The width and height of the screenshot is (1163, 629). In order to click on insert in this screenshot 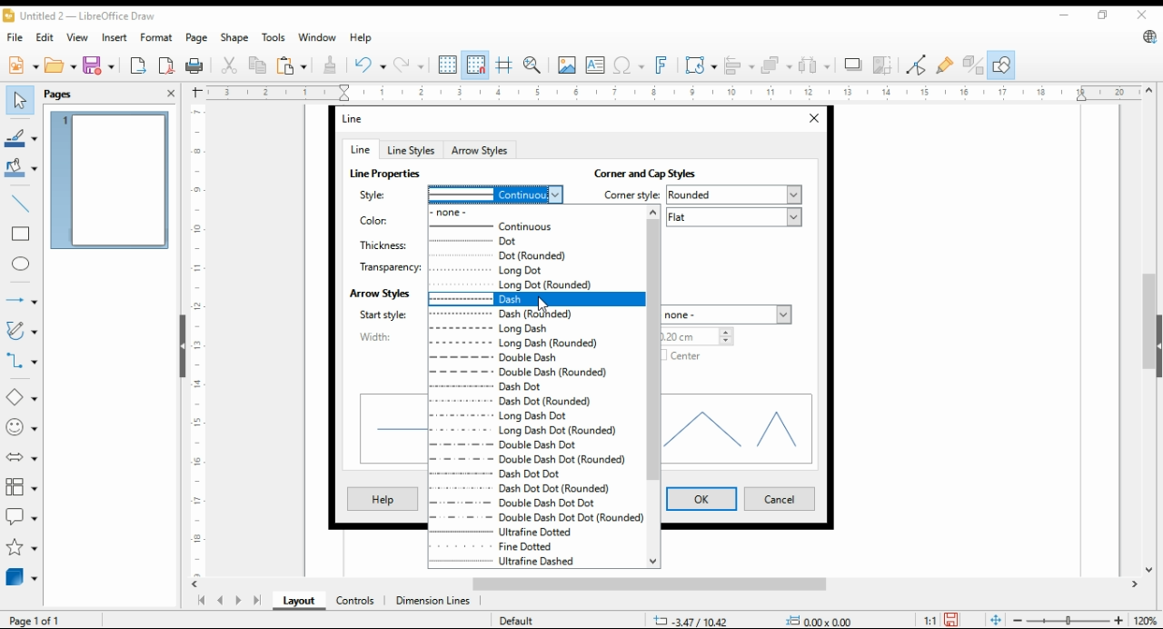, I will do `click(114, 36)`.